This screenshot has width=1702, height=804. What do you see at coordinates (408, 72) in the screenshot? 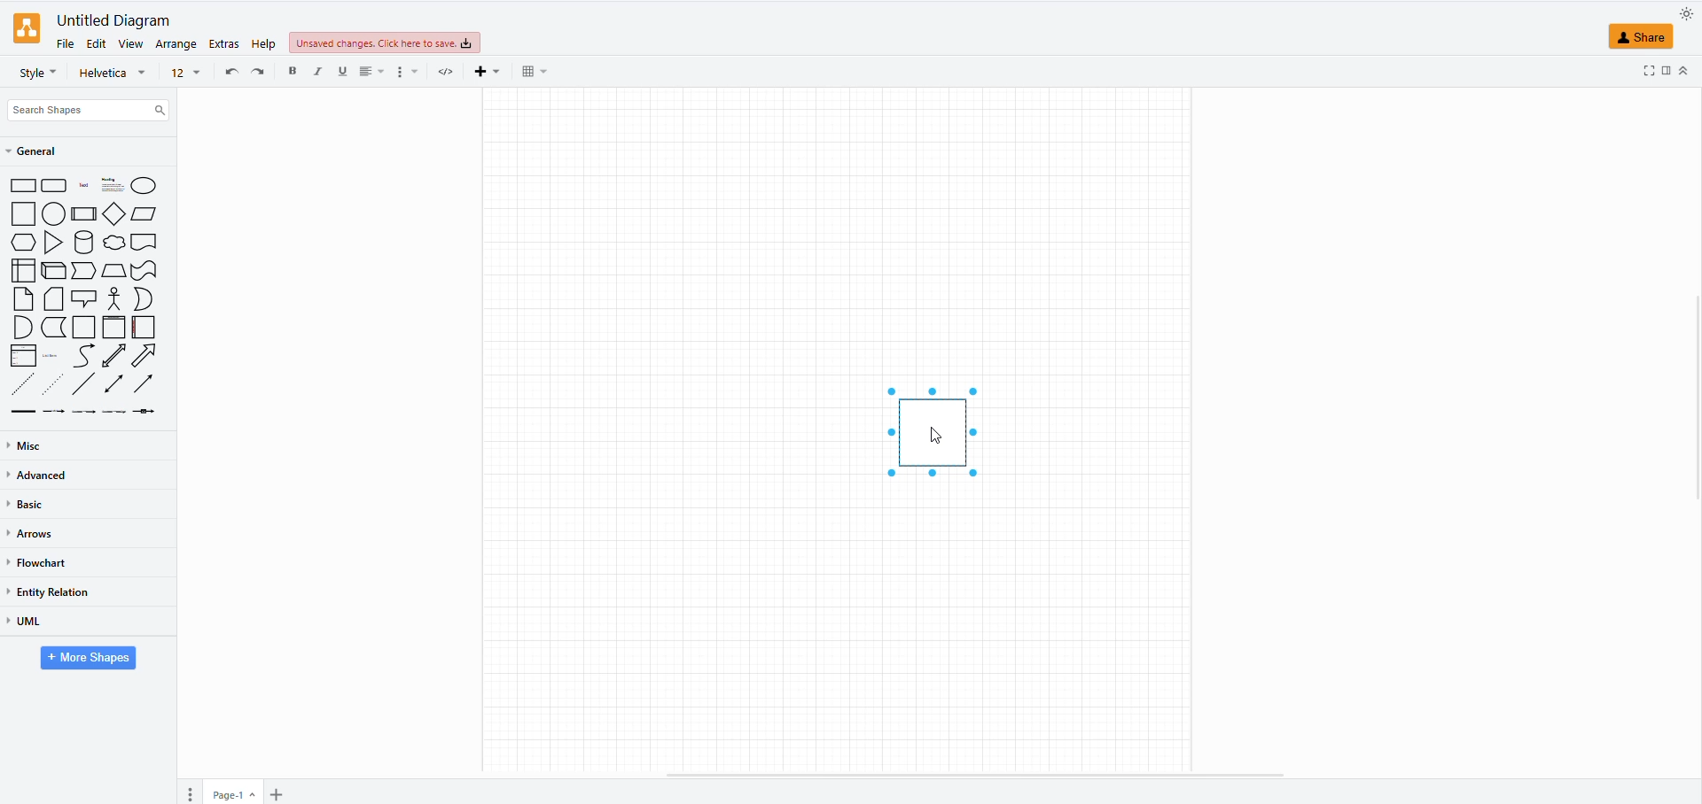
I see `more options` at bounding box center [408, 72].